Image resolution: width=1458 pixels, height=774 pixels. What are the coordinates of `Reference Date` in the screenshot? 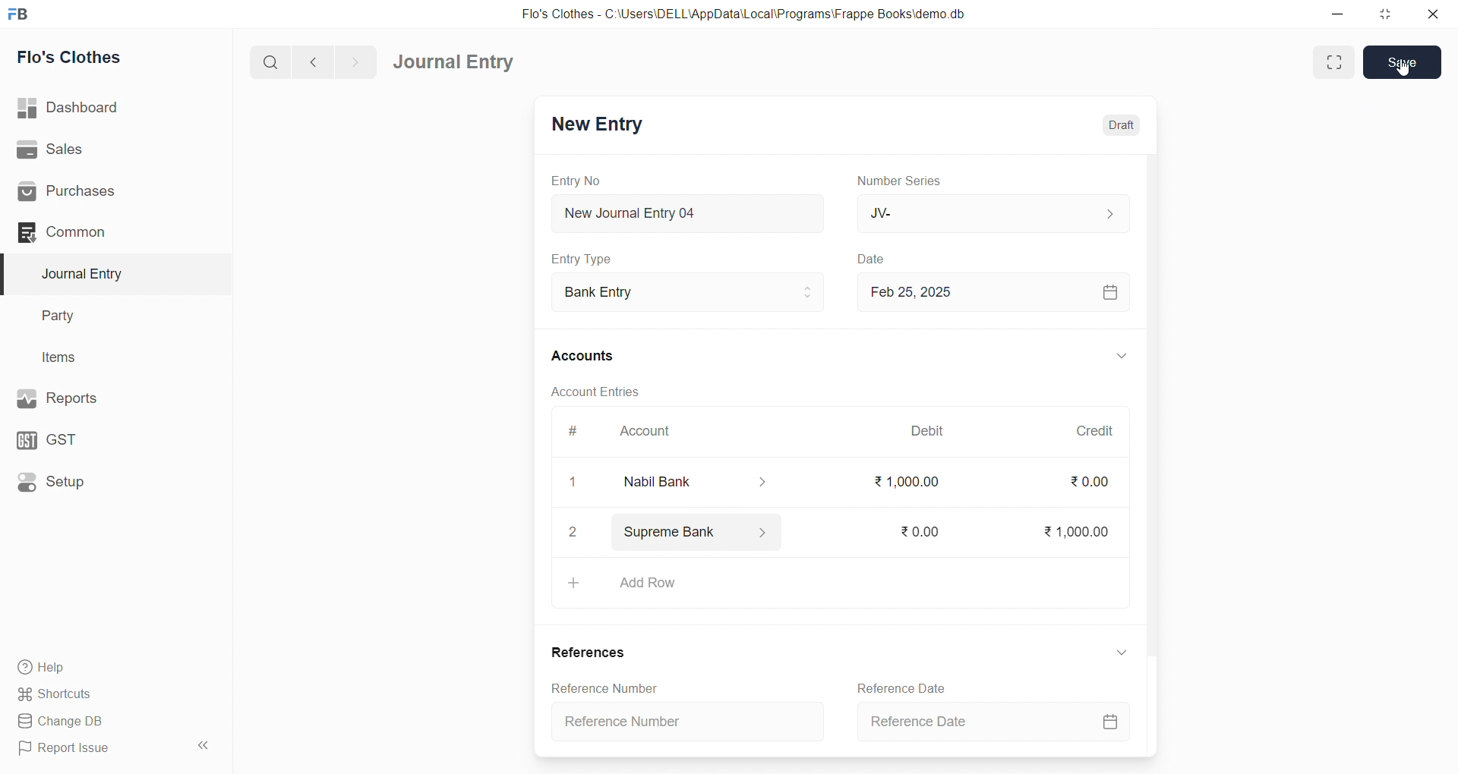 It's located at (993, 725).